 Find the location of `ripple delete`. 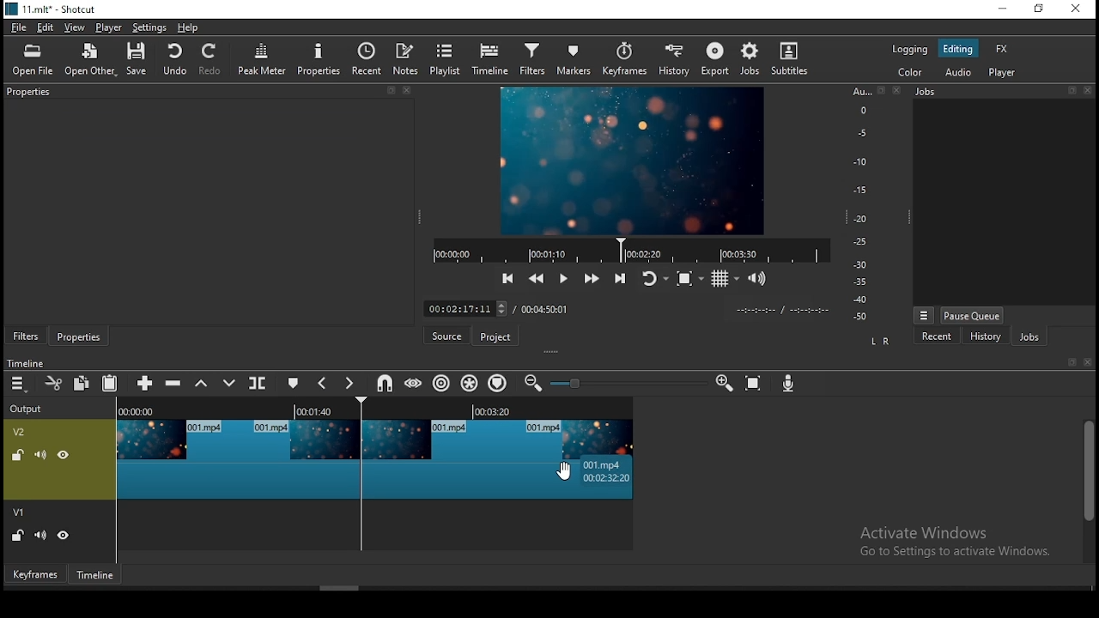

ripple delete is located at coordinates (176, 382).